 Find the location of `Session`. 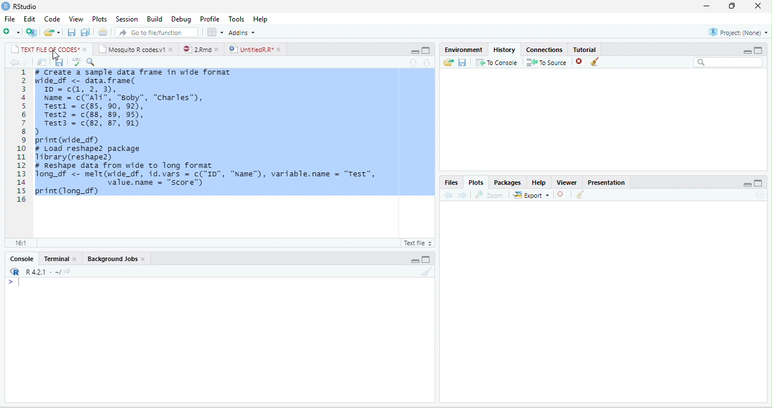

Session is located at coordinates (127, 19).